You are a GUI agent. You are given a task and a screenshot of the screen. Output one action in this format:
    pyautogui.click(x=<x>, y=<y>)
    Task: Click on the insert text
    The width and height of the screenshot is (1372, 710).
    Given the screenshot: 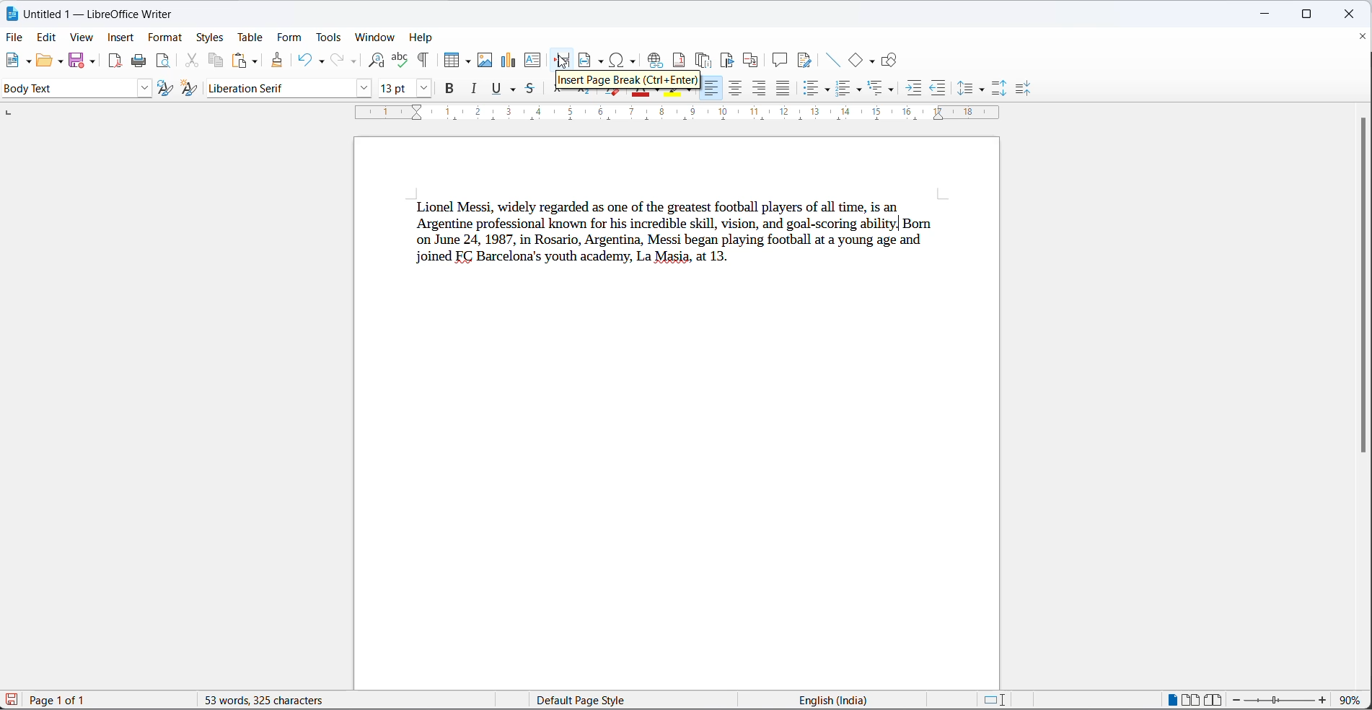 What is the action you would take?
    pyautogui.click(x=533, y=61)
    